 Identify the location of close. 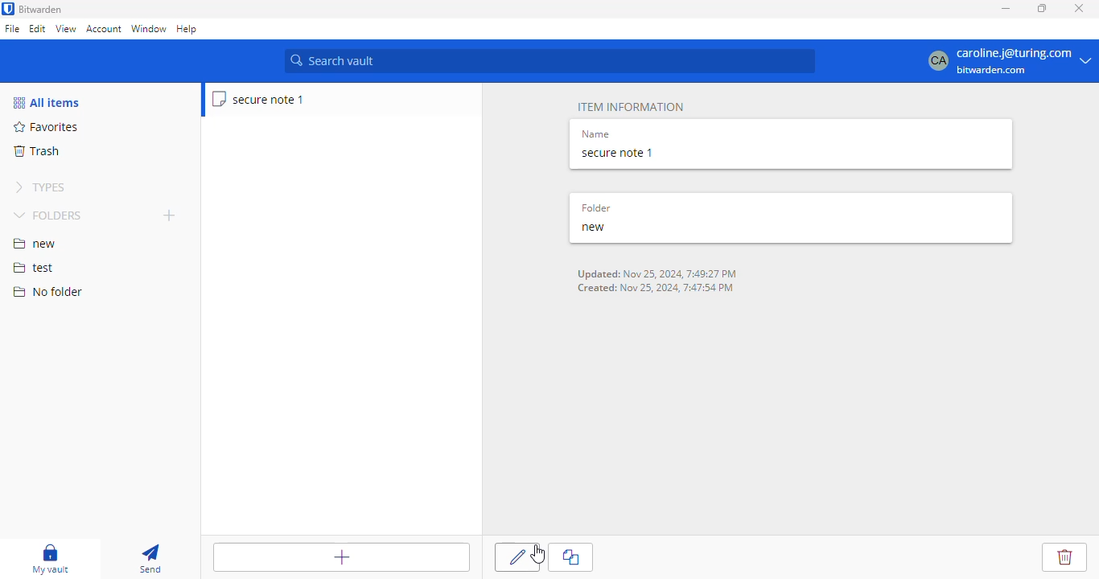
(1080, 7).